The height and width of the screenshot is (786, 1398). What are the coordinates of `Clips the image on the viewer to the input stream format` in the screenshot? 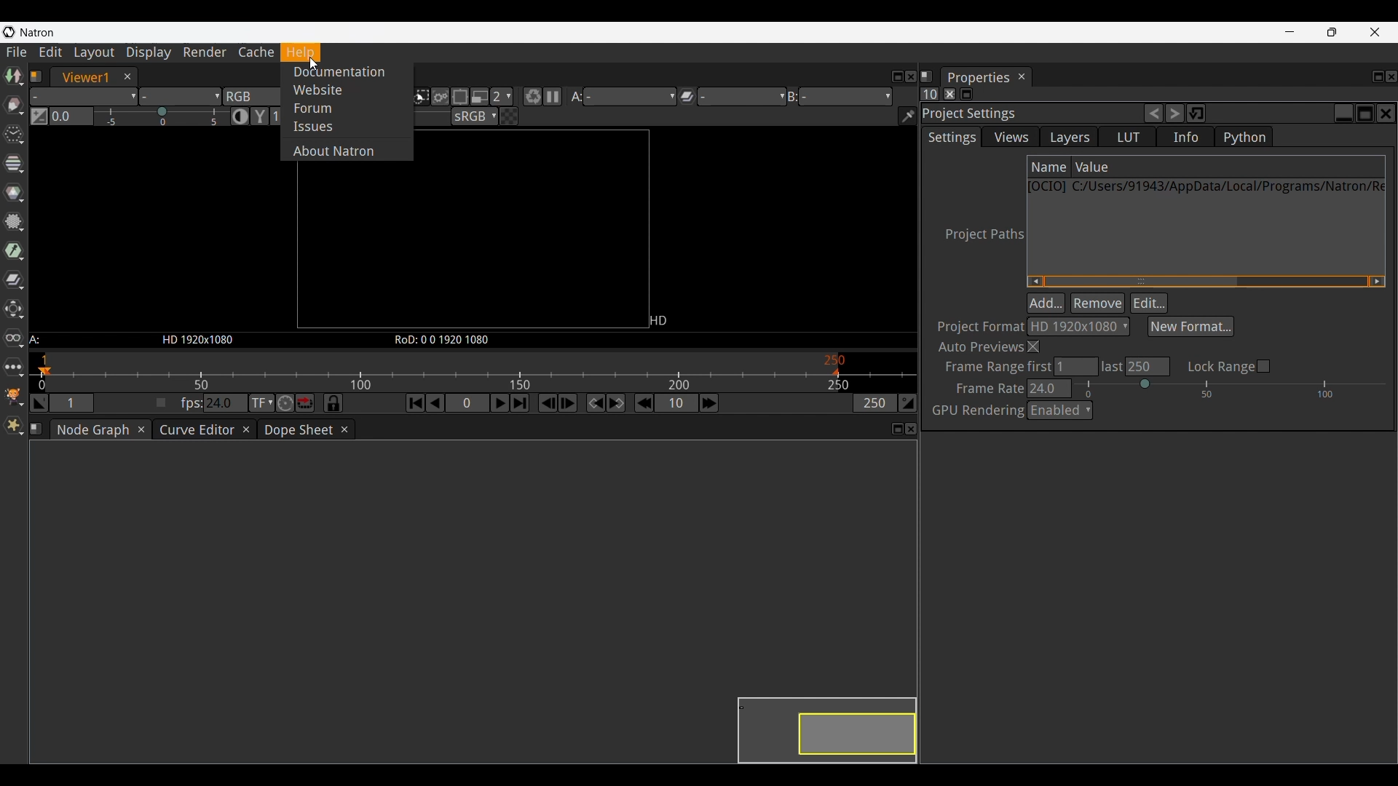 It's located at (420, 97).